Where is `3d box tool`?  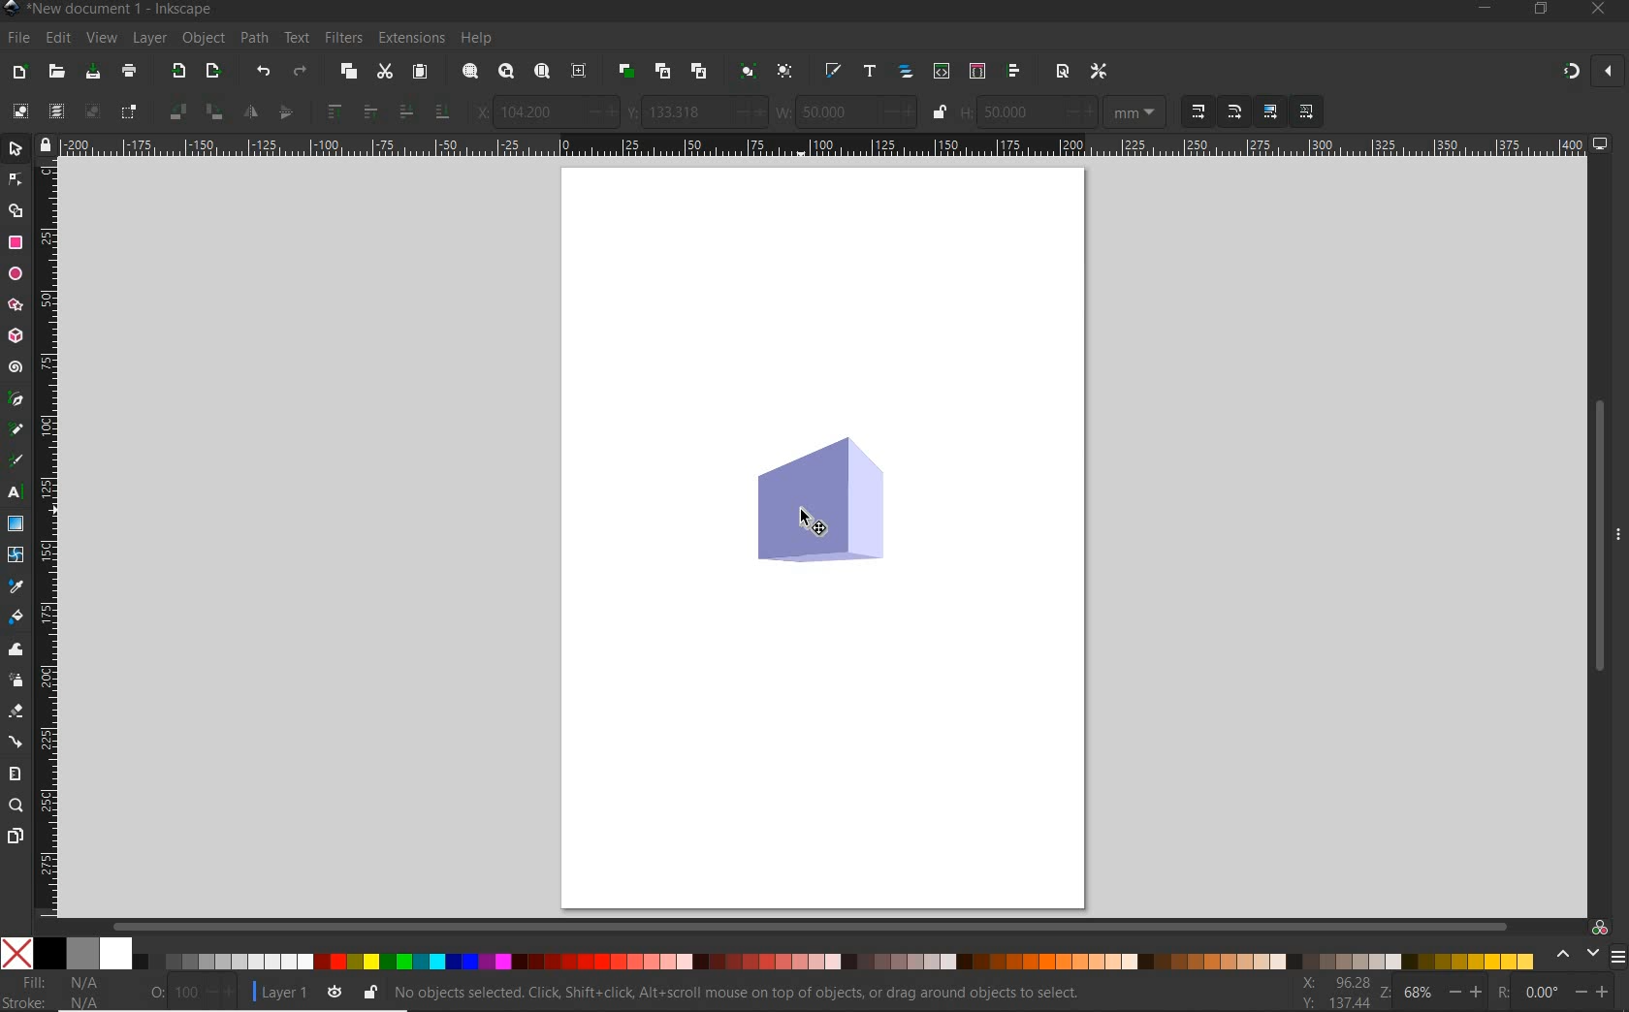 3d box tool is located at coordinates (15, 337).